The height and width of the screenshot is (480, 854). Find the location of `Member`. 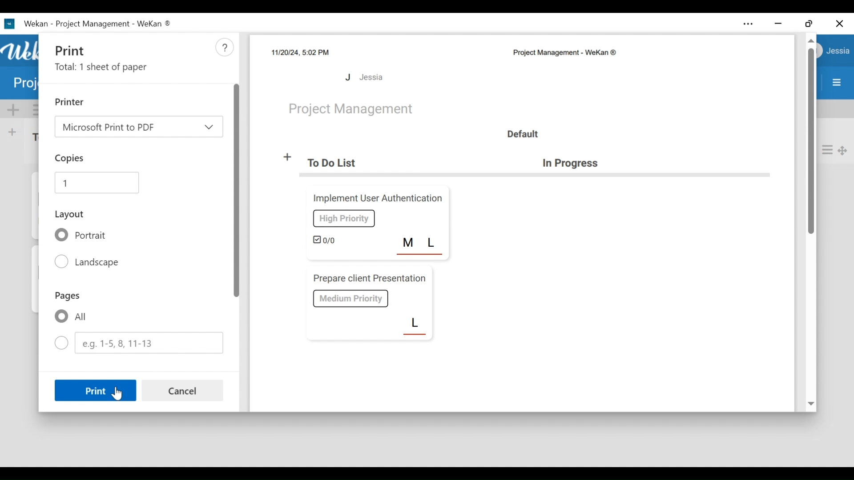

Member is located at coordinates (364, 77).